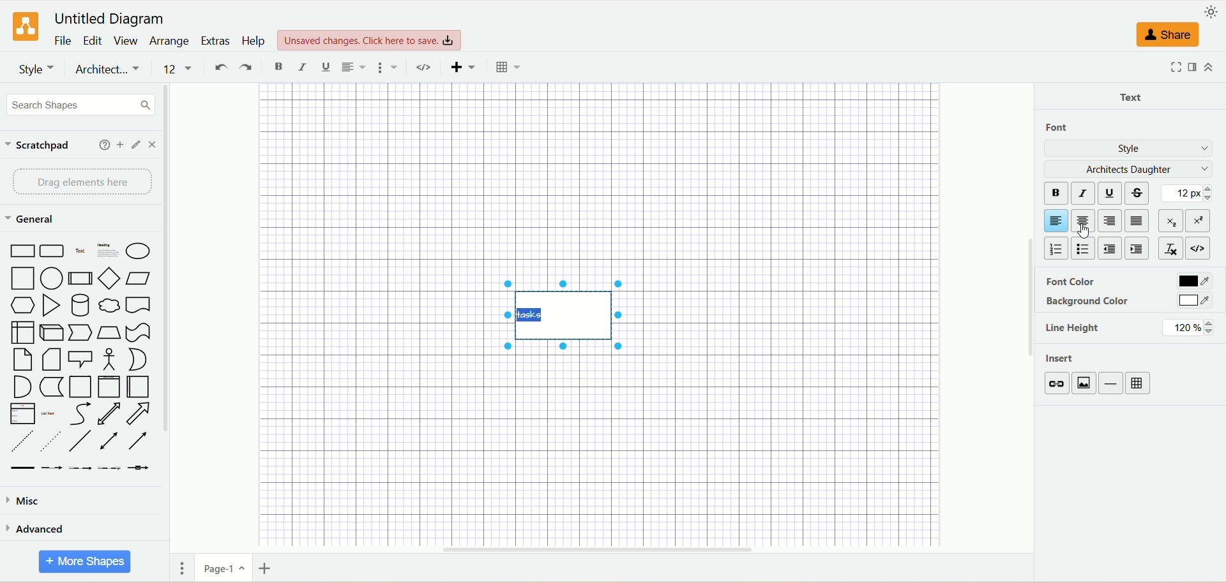 This screenshot has height=583, width=1226. I want to click on Curved Rectangle, so click(53, 251).